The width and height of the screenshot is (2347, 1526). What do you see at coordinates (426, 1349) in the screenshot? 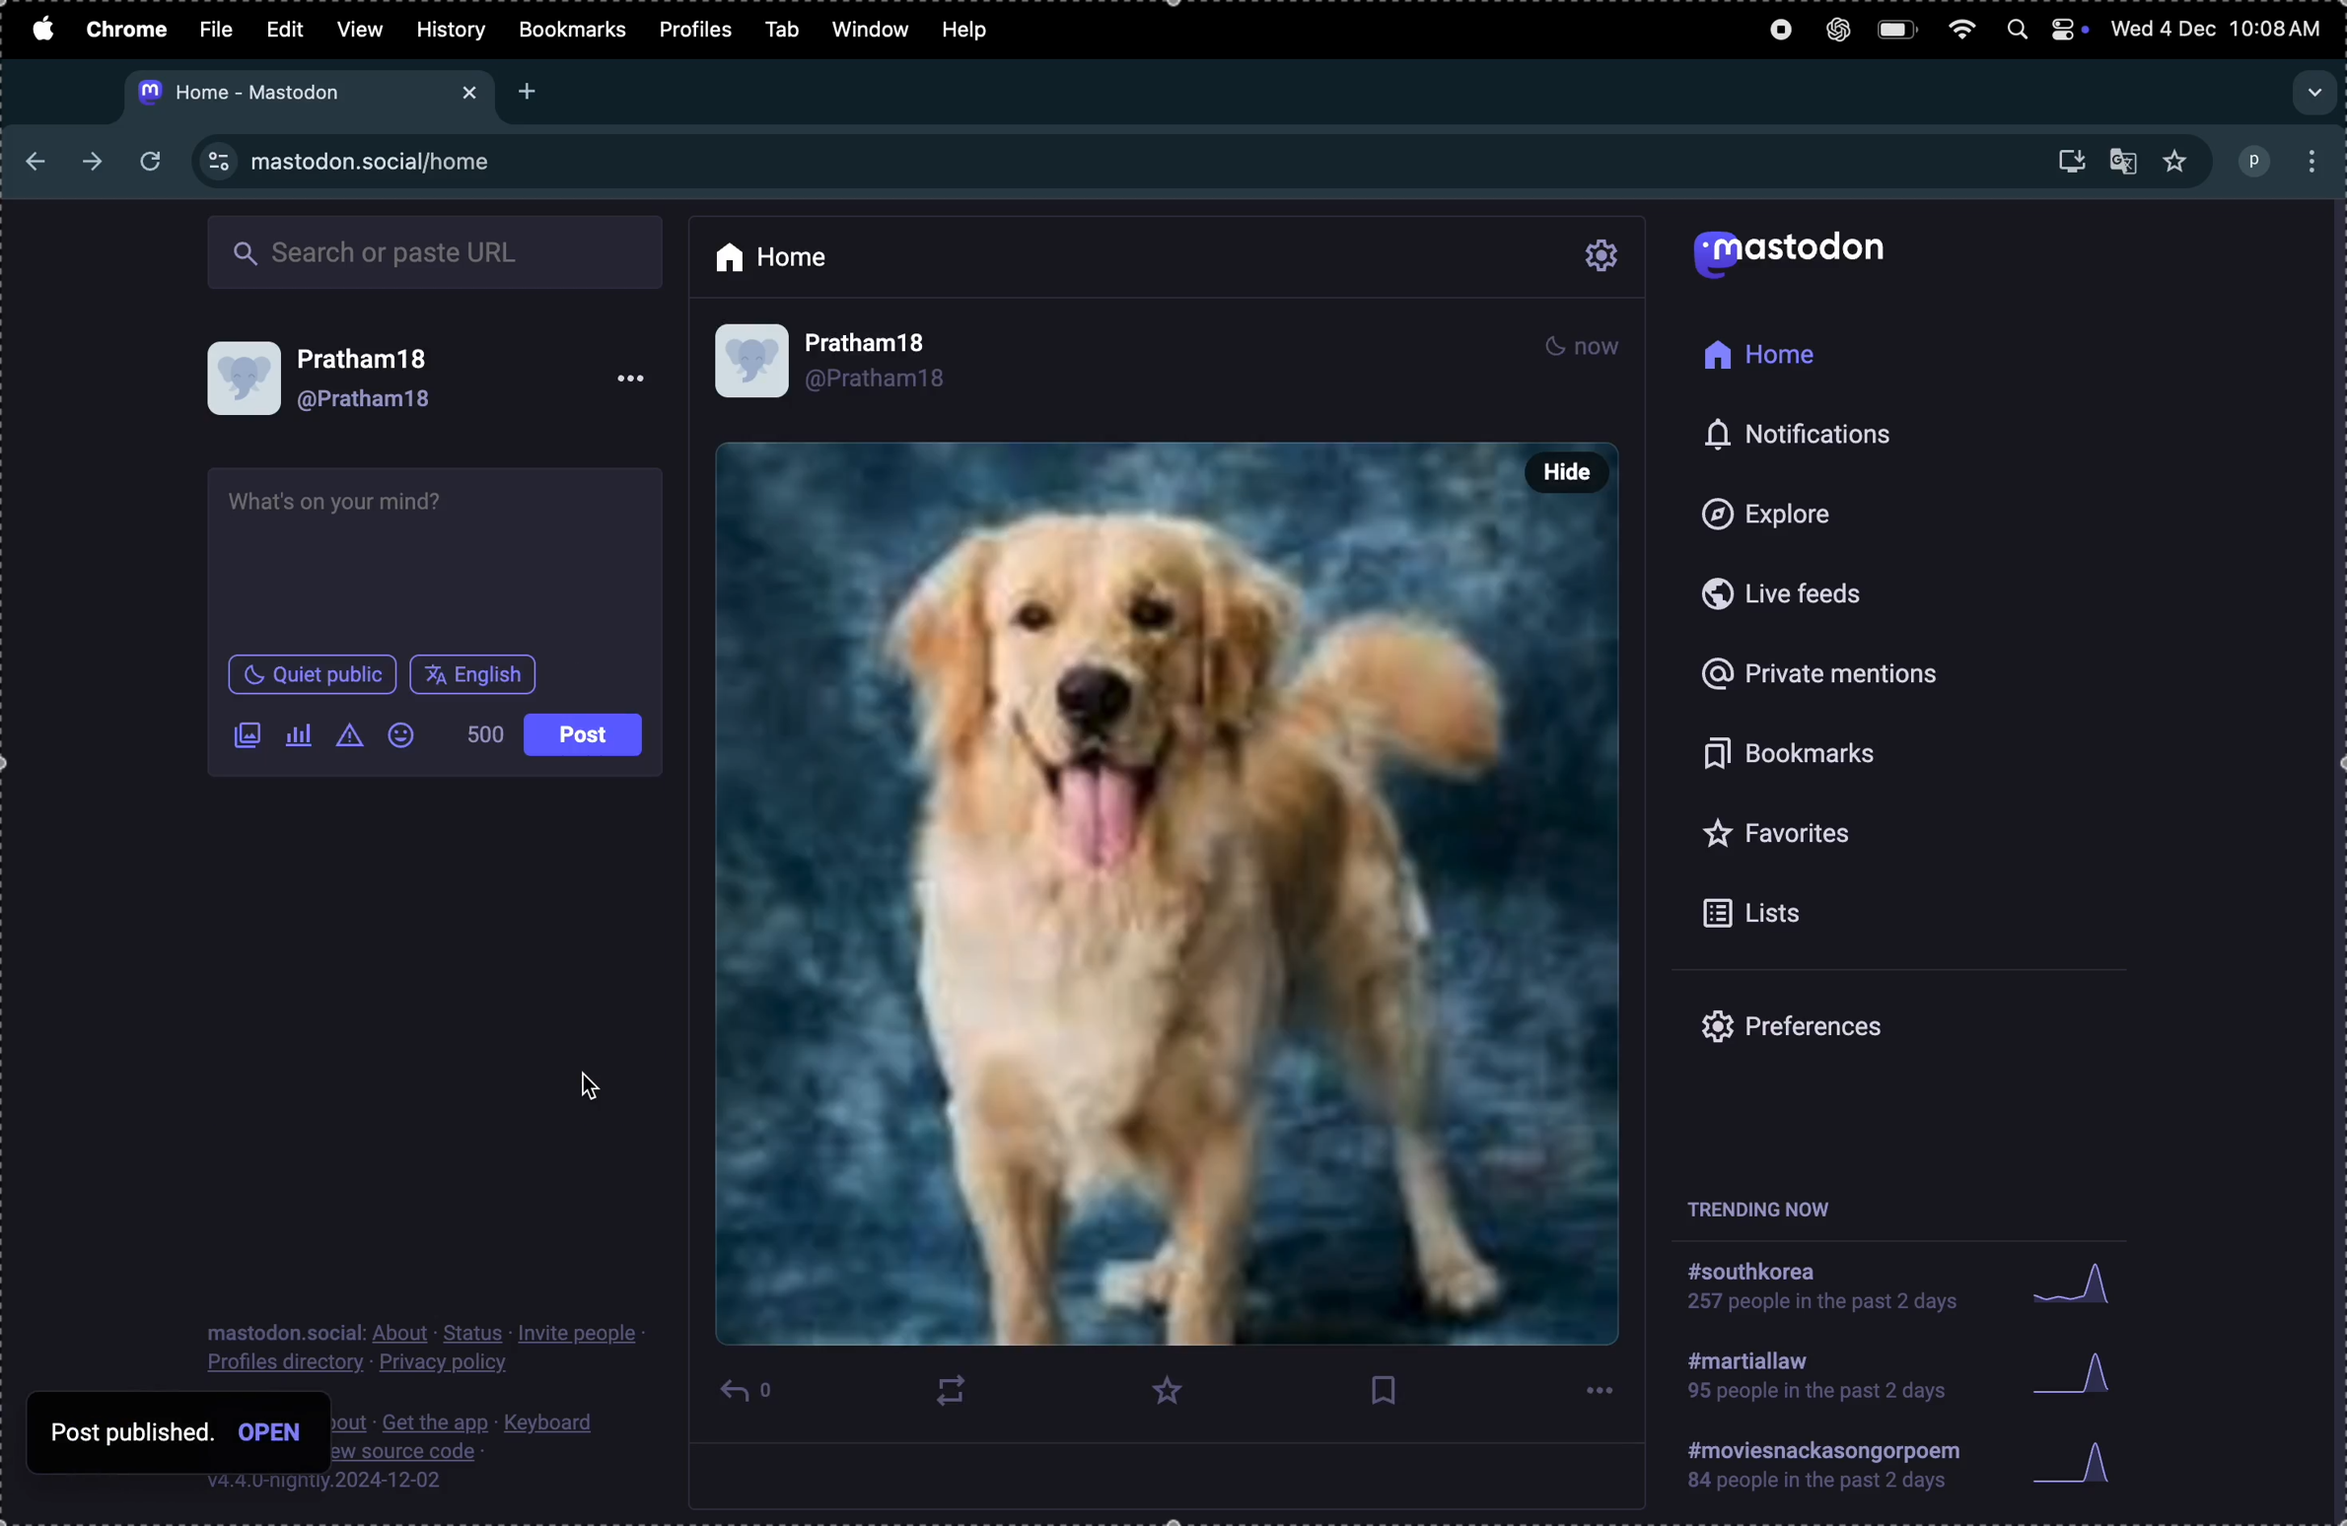
I see `Privacy policy` at bounding box center [426, 1349].